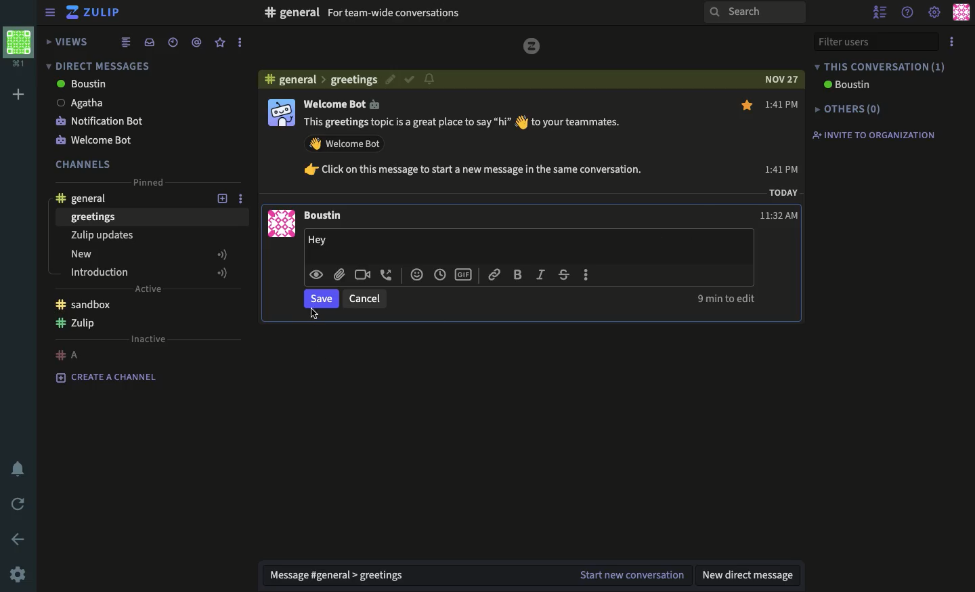  What do you see at coordinates (962, 12) in the screenshot?
I see `user profile` at bounding box center [962, 12].